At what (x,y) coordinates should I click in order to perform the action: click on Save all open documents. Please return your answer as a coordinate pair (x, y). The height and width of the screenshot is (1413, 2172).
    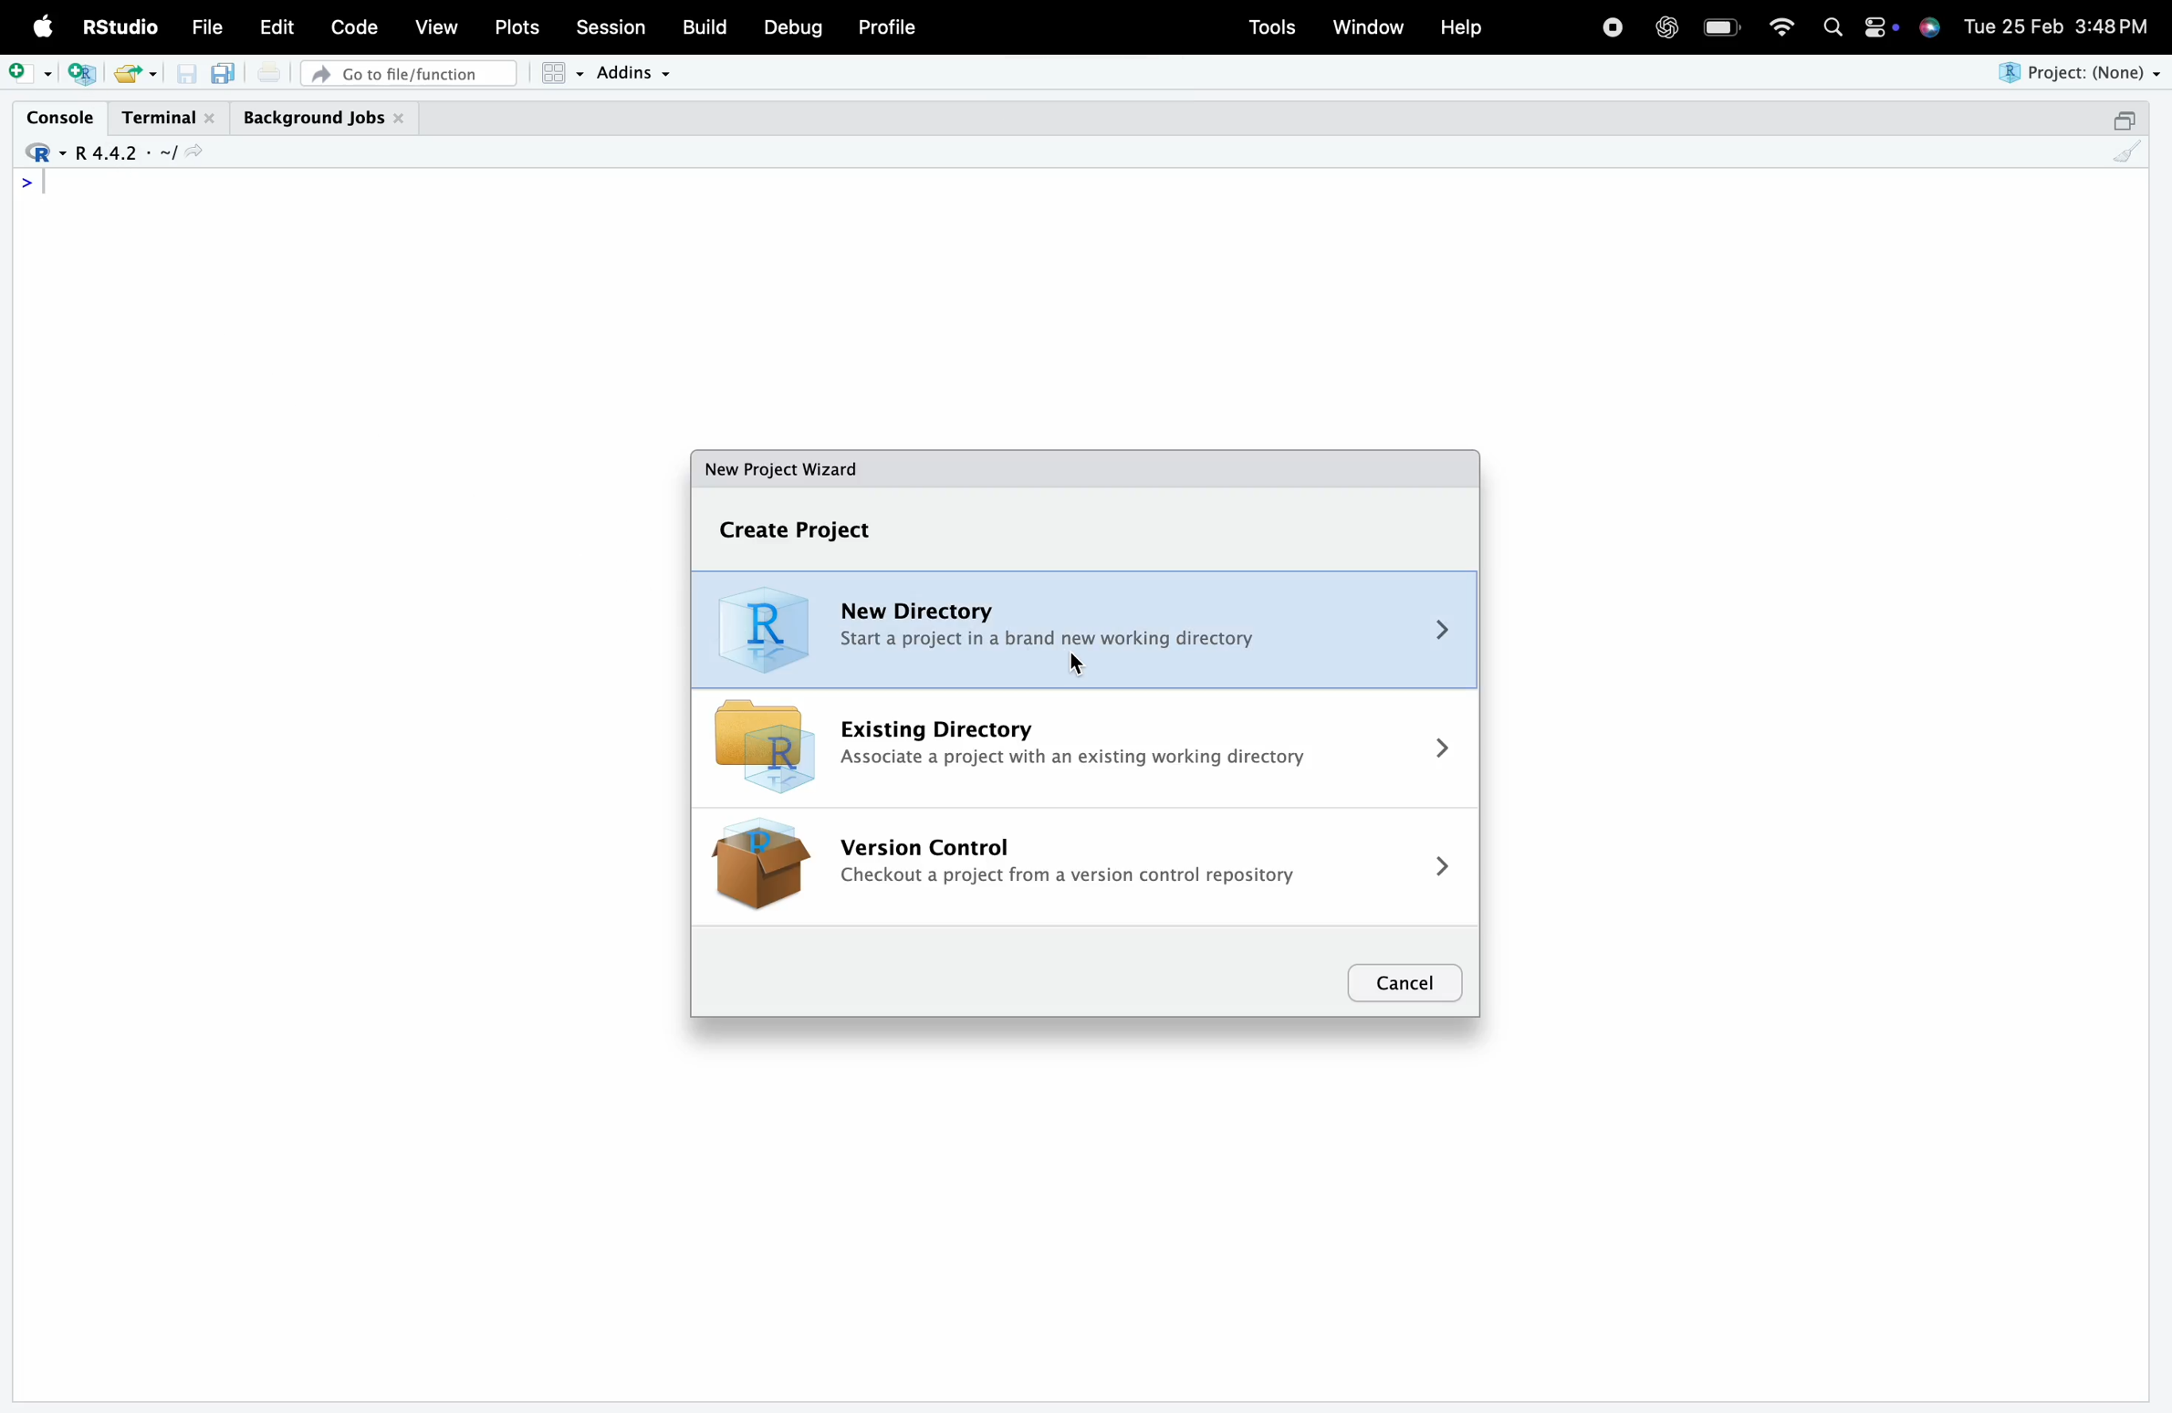
    Looking at the image, I should click on (225, 73).